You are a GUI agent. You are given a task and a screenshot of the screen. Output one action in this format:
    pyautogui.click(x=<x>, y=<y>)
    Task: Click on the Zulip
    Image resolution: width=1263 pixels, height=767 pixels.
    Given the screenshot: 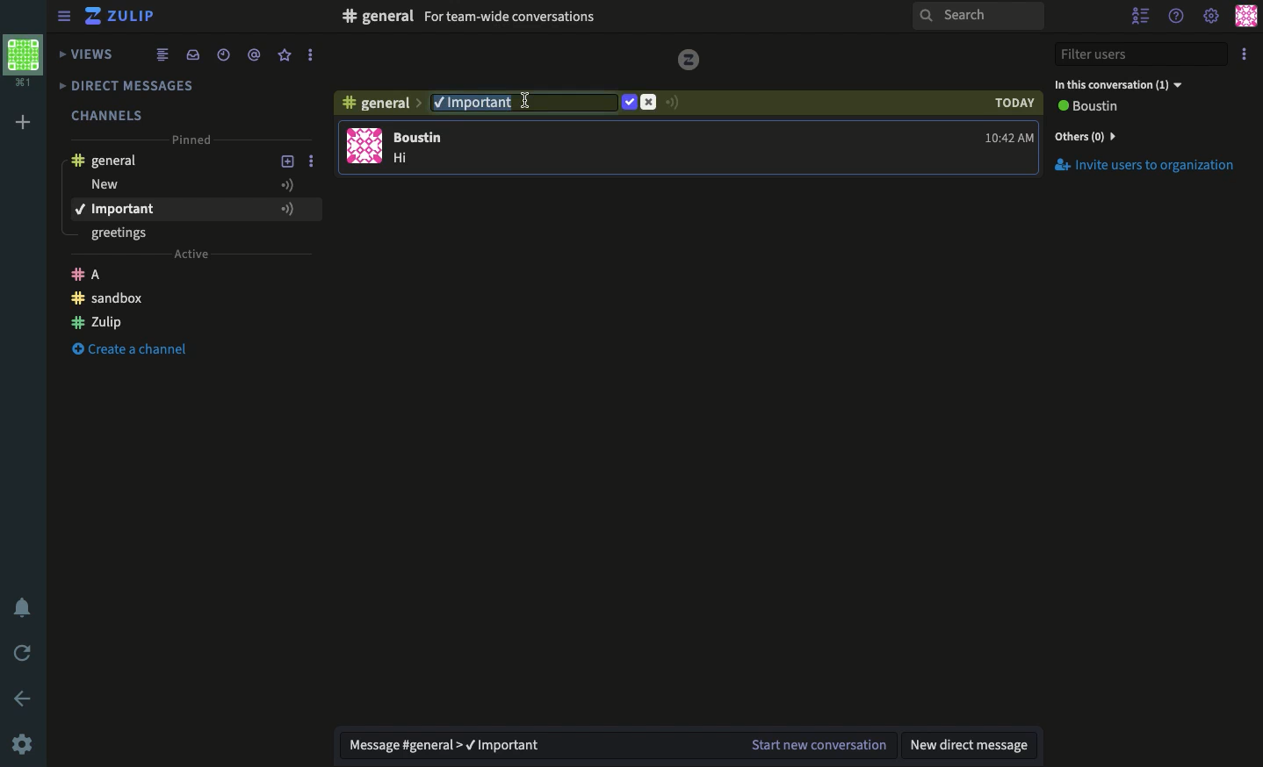 What is the action you would take?
    pyautogui.click(x=160, y=325)
    